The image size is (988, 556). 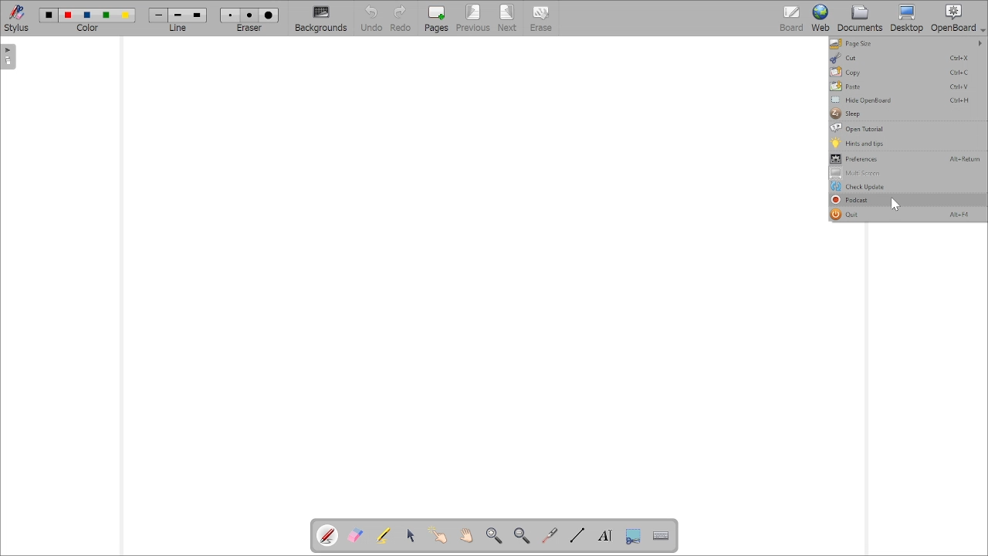 I want to click on , so click(x=908, y=18).